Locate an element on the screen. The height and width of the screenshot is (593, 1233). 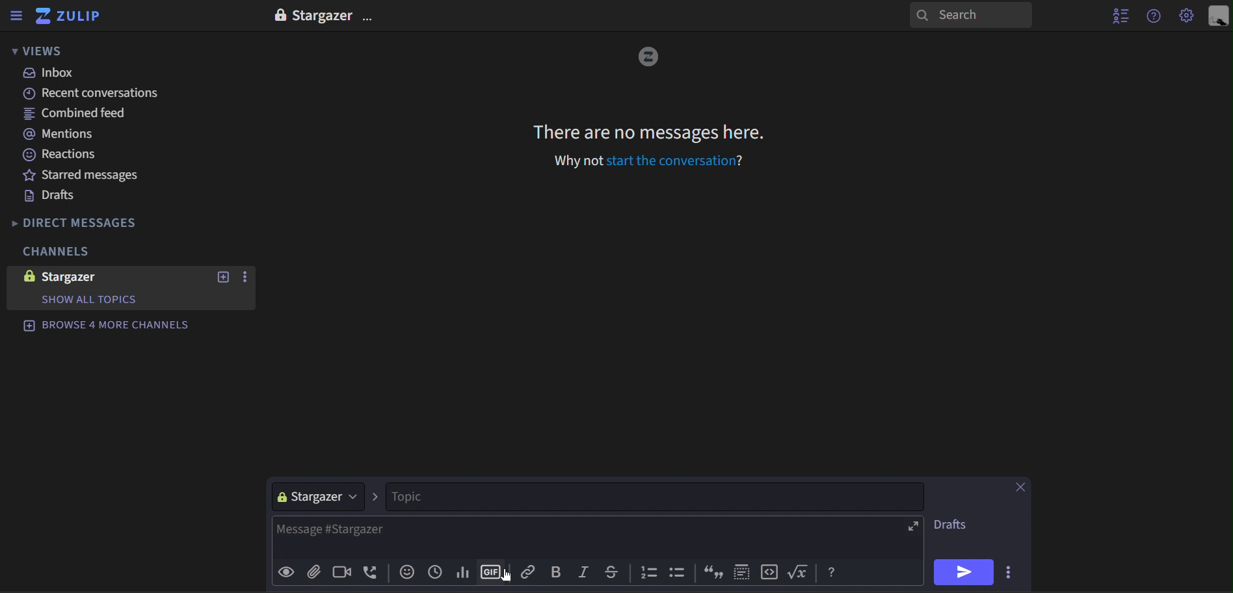
search panel is located at coordinates (970, 16).